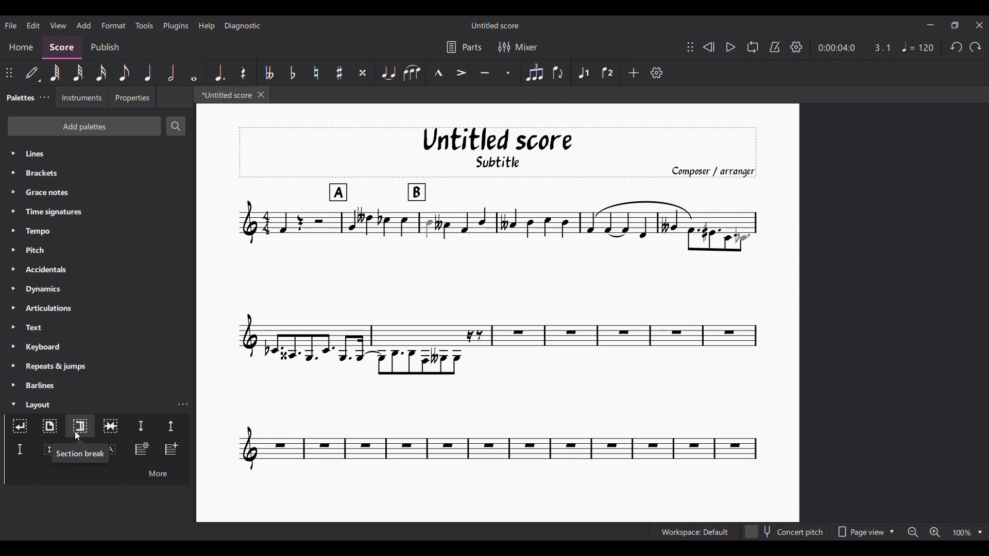 The width and height of the screenshot is (989, 556). What do you see at coordinates (101, 73) in the screenshot?
I see `16th note` at bounding box center [101, 73].